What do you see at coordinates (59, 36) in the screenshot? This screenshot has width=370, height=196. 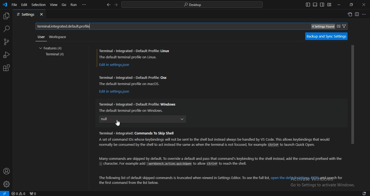 I see `workspace` at bounding box center [59, 36].